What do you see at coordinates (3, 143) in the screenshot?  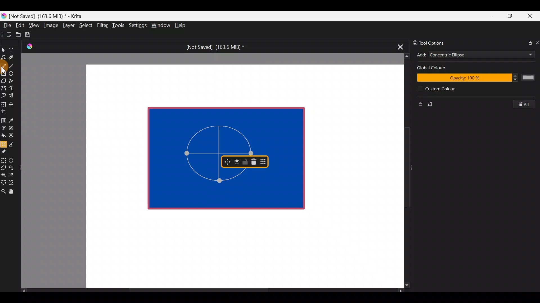 I see `Assistant tool` at bounding box center [3, 143].